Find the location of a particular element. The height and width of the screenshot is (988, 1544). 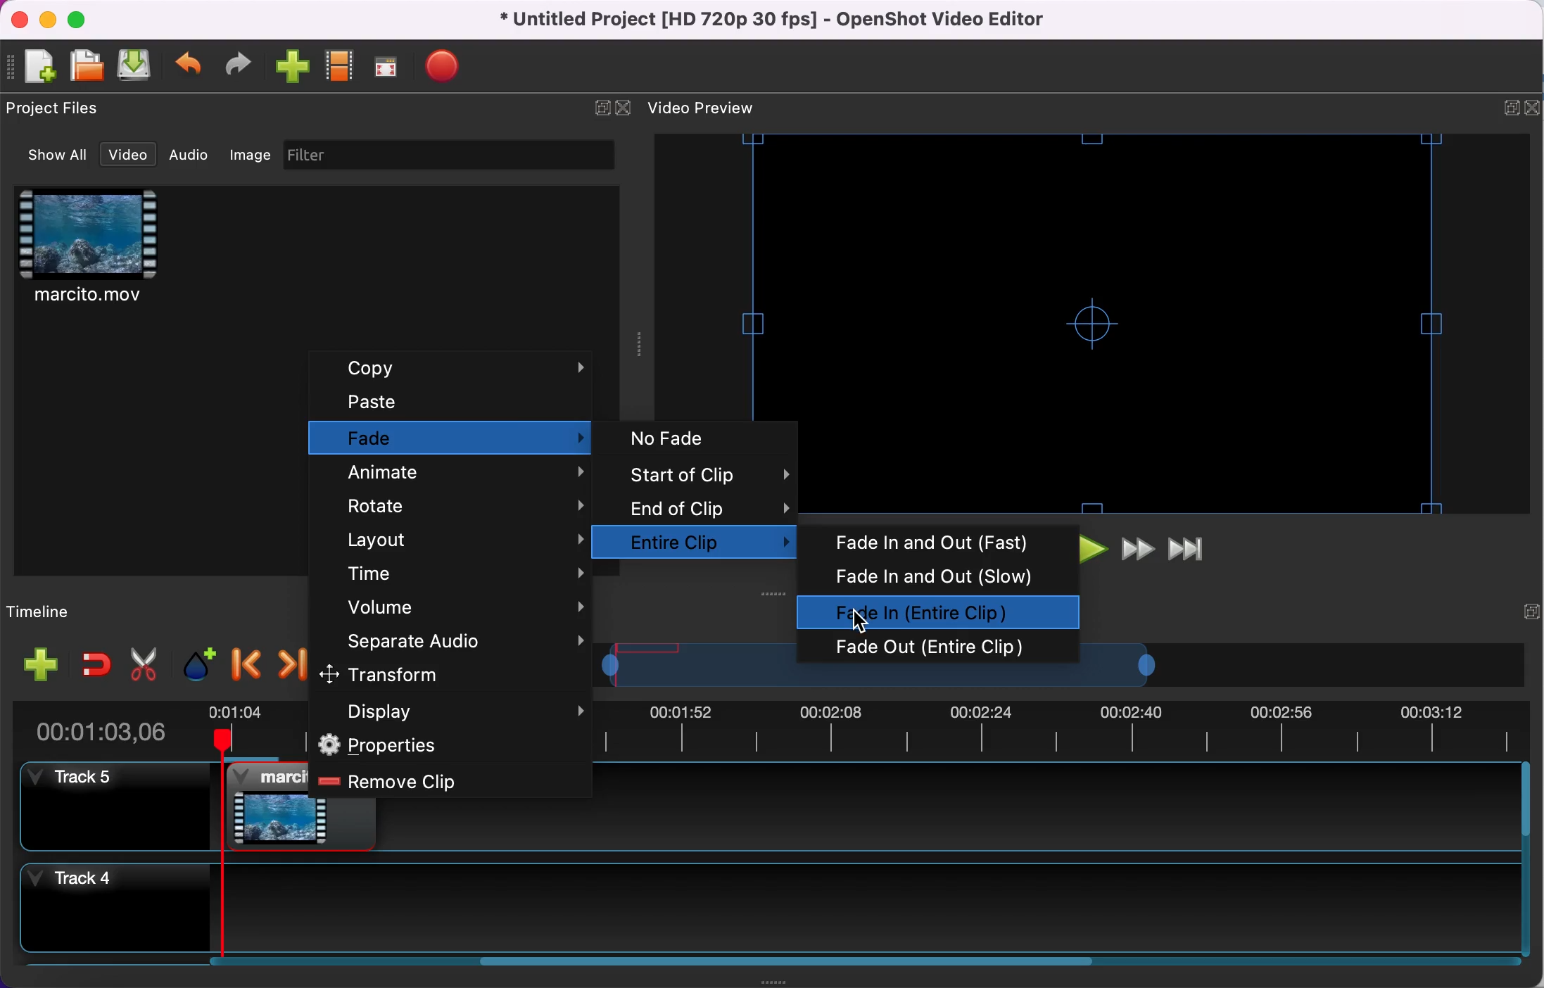

volume is located at coordinates (458, 607).